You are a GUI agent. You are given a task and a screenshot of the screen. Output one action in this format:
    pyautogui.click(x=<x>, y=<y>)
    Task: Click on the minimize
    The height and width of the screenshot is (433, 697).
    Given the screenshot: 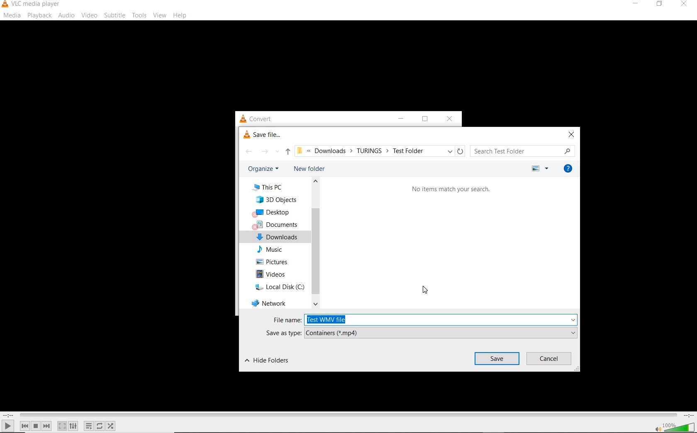 What is the action you would take?
    pyautogui.click(x=399, y=119)
    